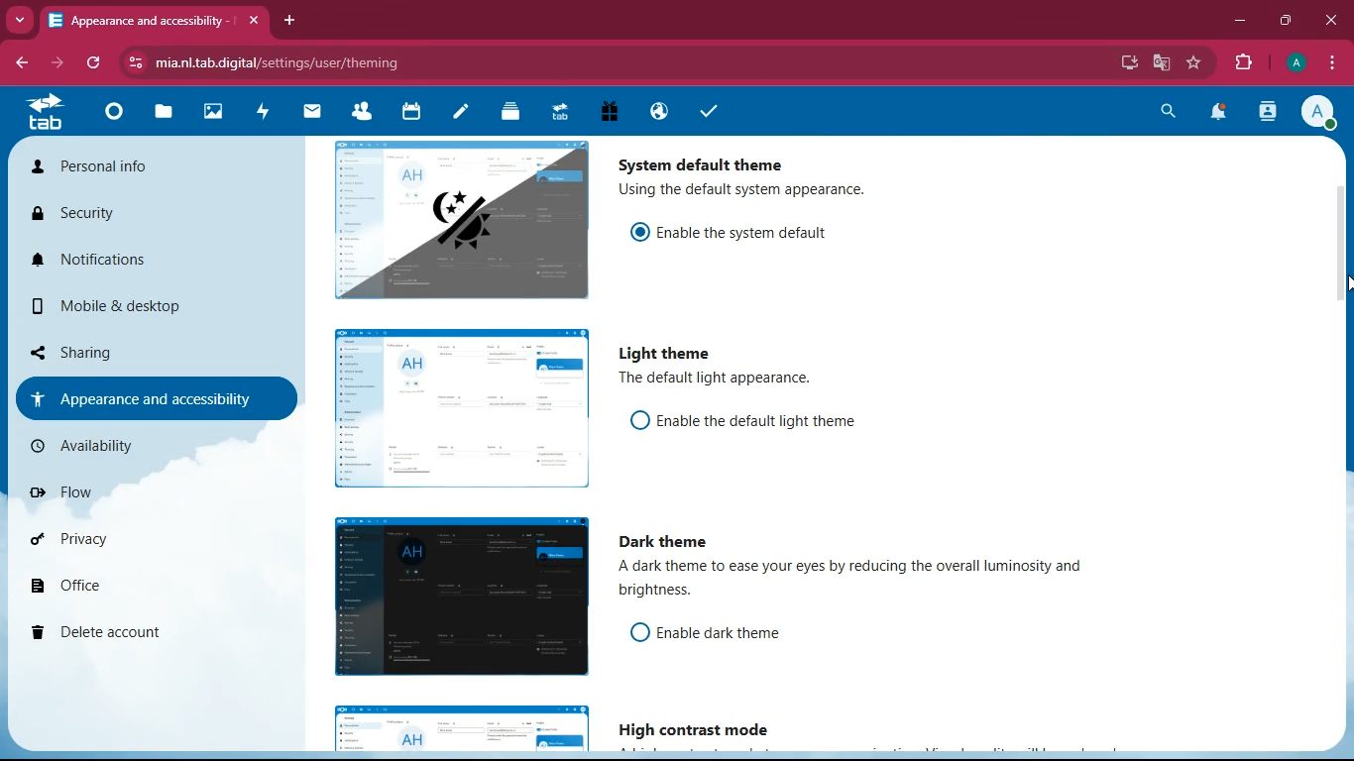  I want to click on delete account, so click(125, 634).